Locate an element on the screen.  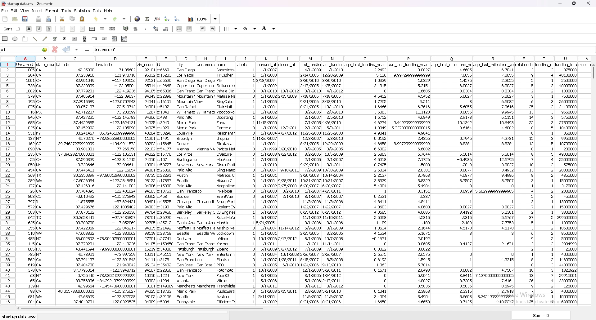
data is located at coordinates (545, 183).